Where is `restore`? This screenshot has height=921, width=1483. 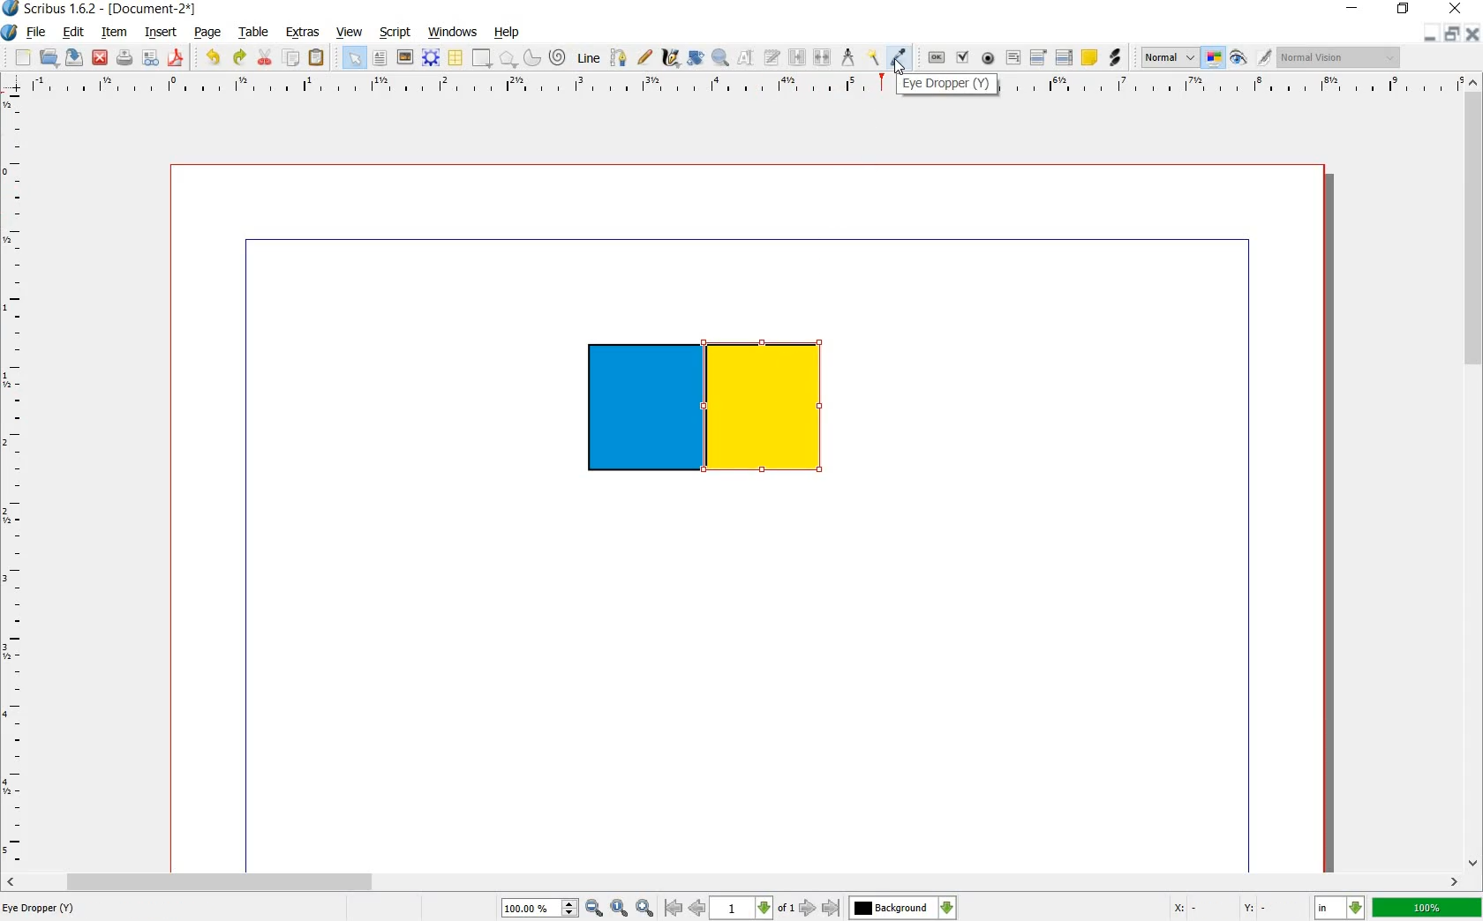 restore is located at coordinates (1454, 34).